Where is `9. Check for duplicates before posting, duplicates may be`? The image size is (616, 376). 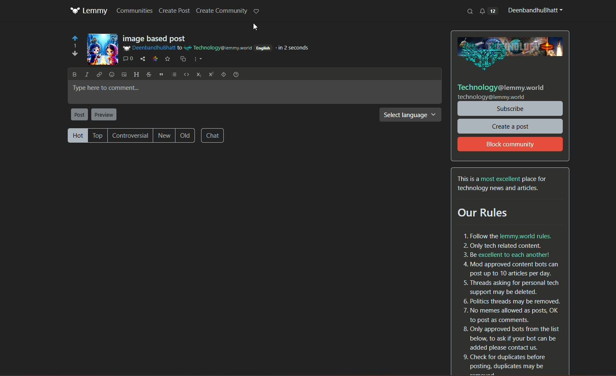
9. Check for duplicates before posting, duplicates may be is located at coordinates (505, 362).